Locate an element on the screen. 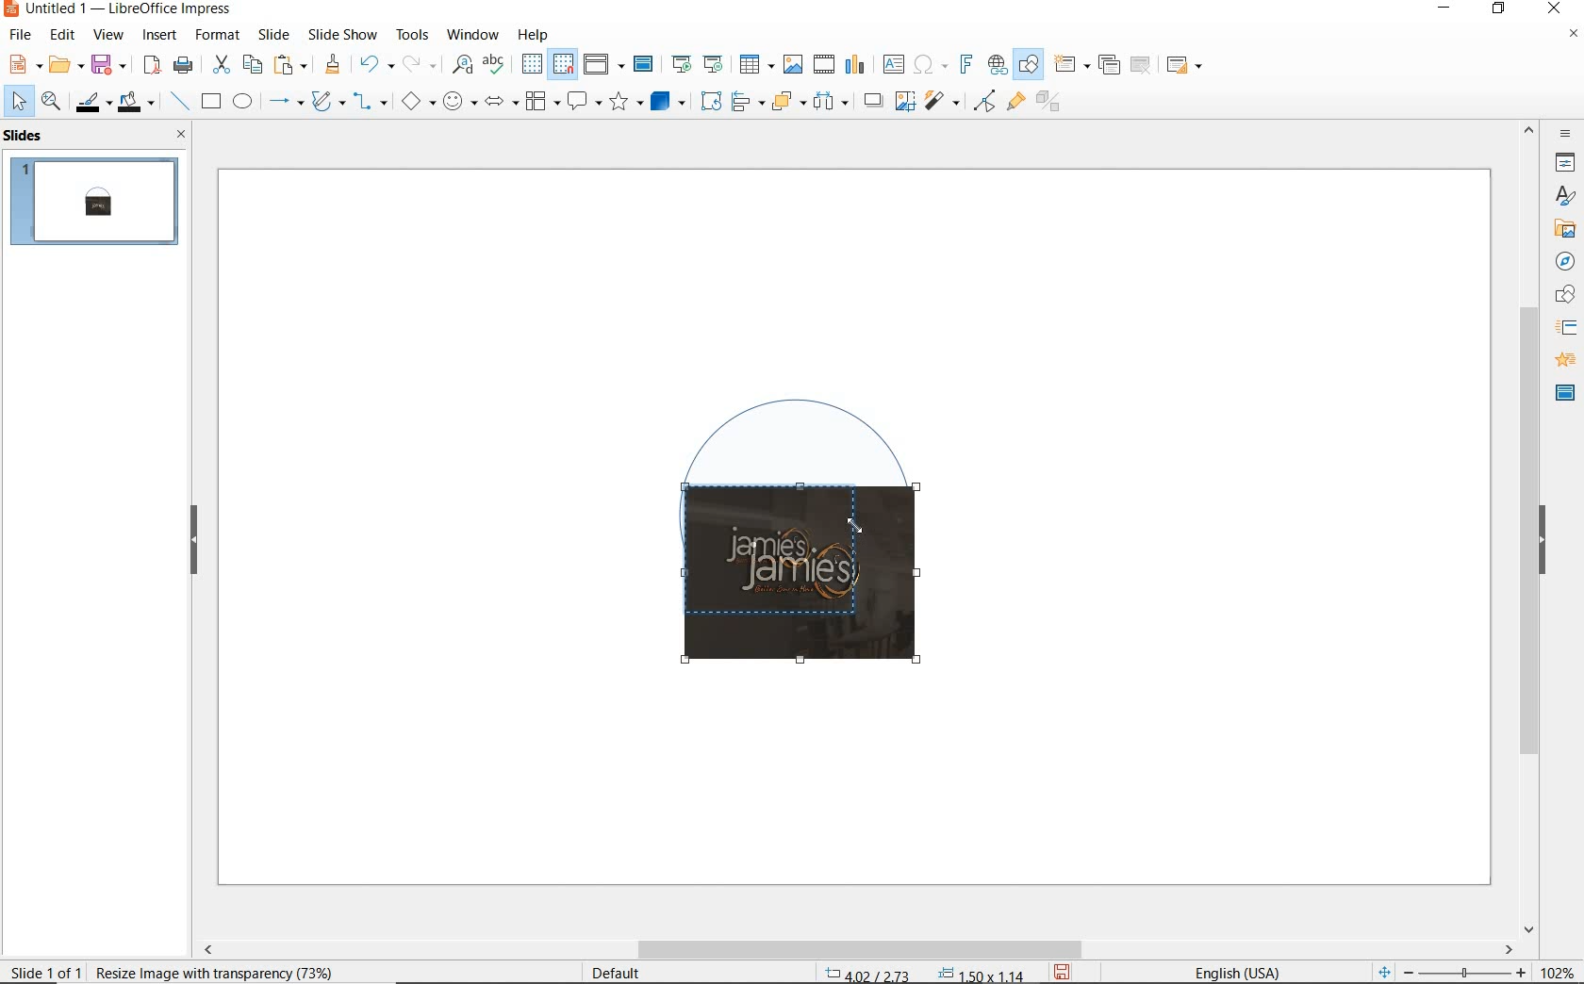 This screenshot has width=1584, height=984. select at least three objects to distribute is located at coordinates (831, 102).